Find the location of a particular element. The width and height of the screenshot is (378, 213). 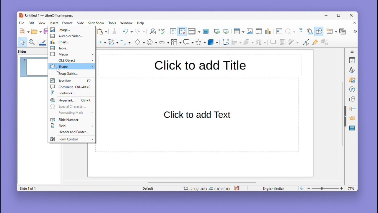

Help is located at coordinates (141, 23).